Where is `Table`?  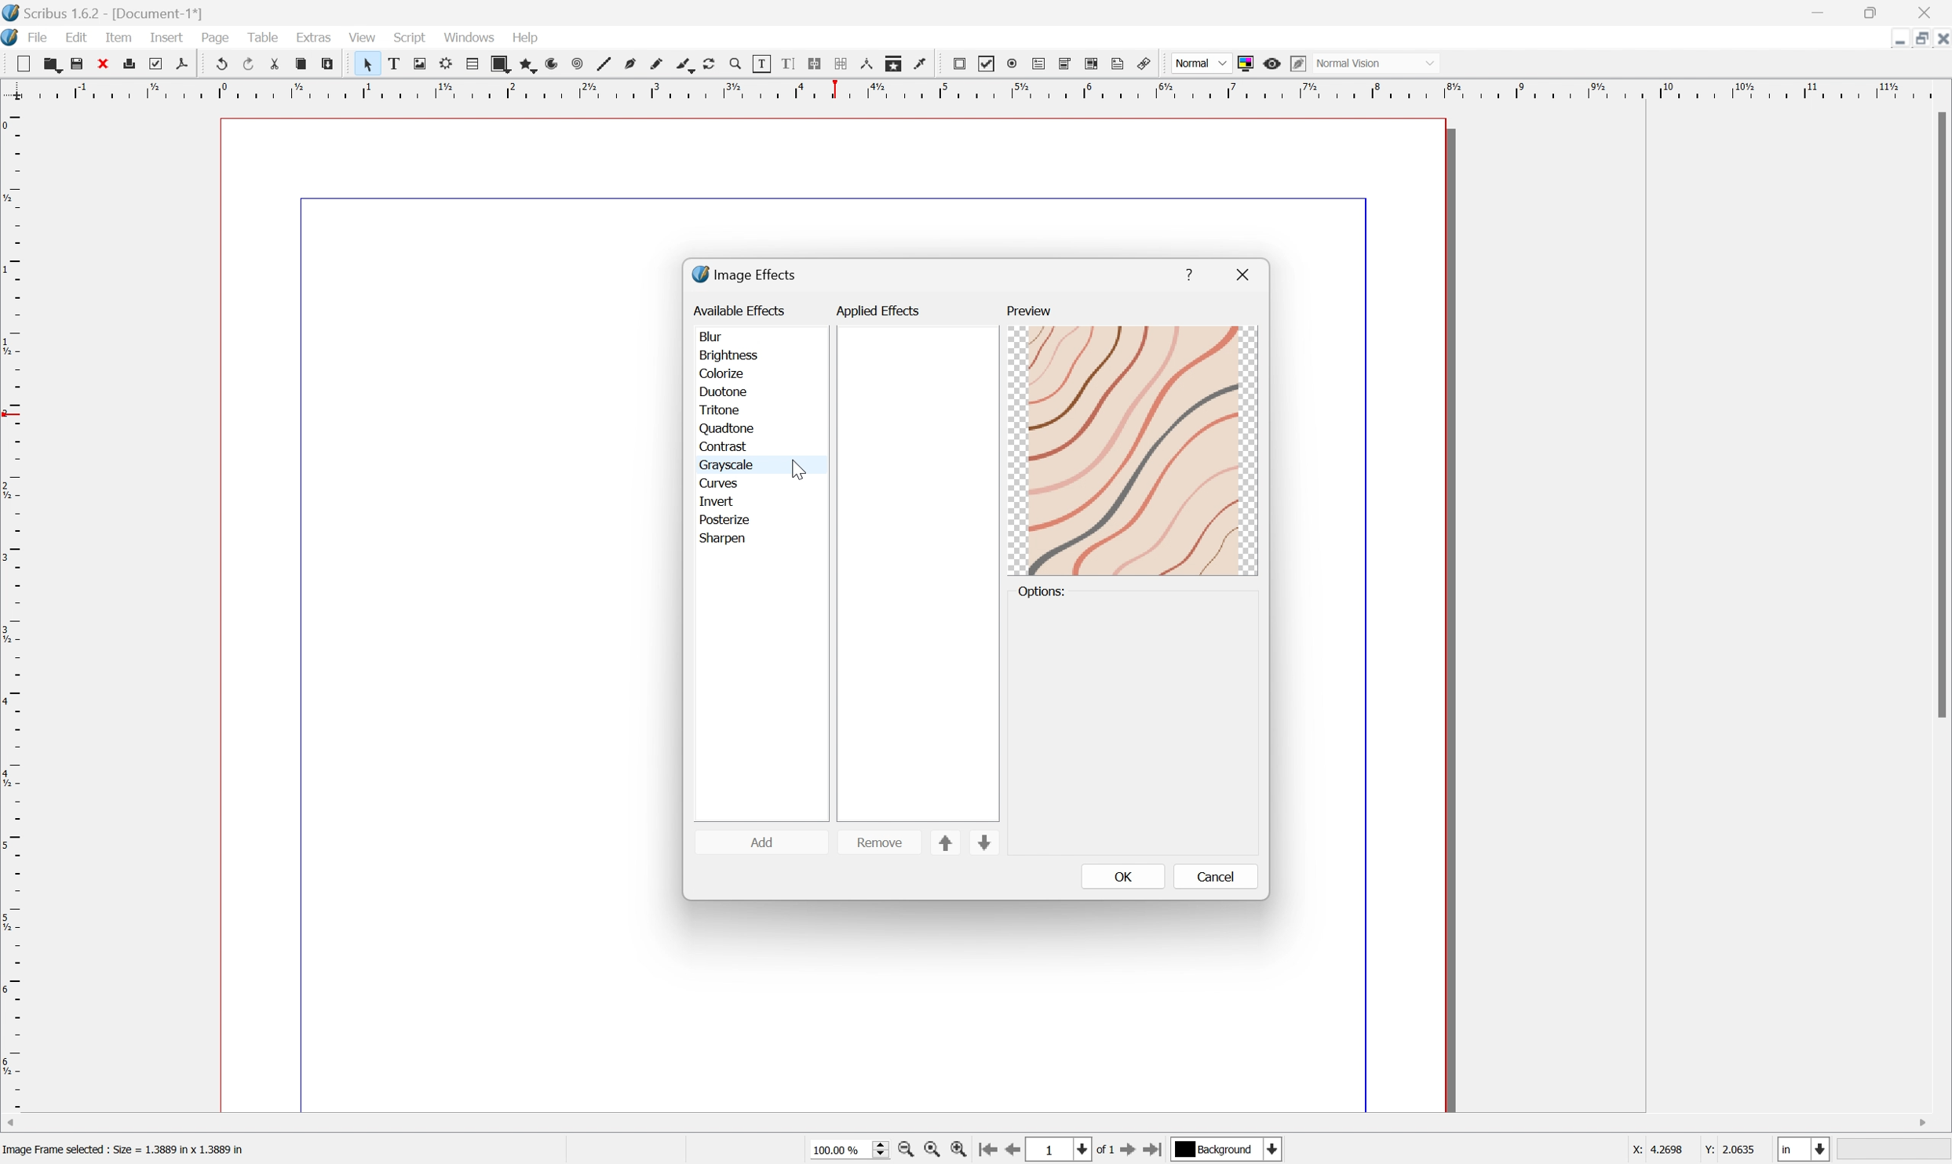
Table is located at coordinates (265, 35).